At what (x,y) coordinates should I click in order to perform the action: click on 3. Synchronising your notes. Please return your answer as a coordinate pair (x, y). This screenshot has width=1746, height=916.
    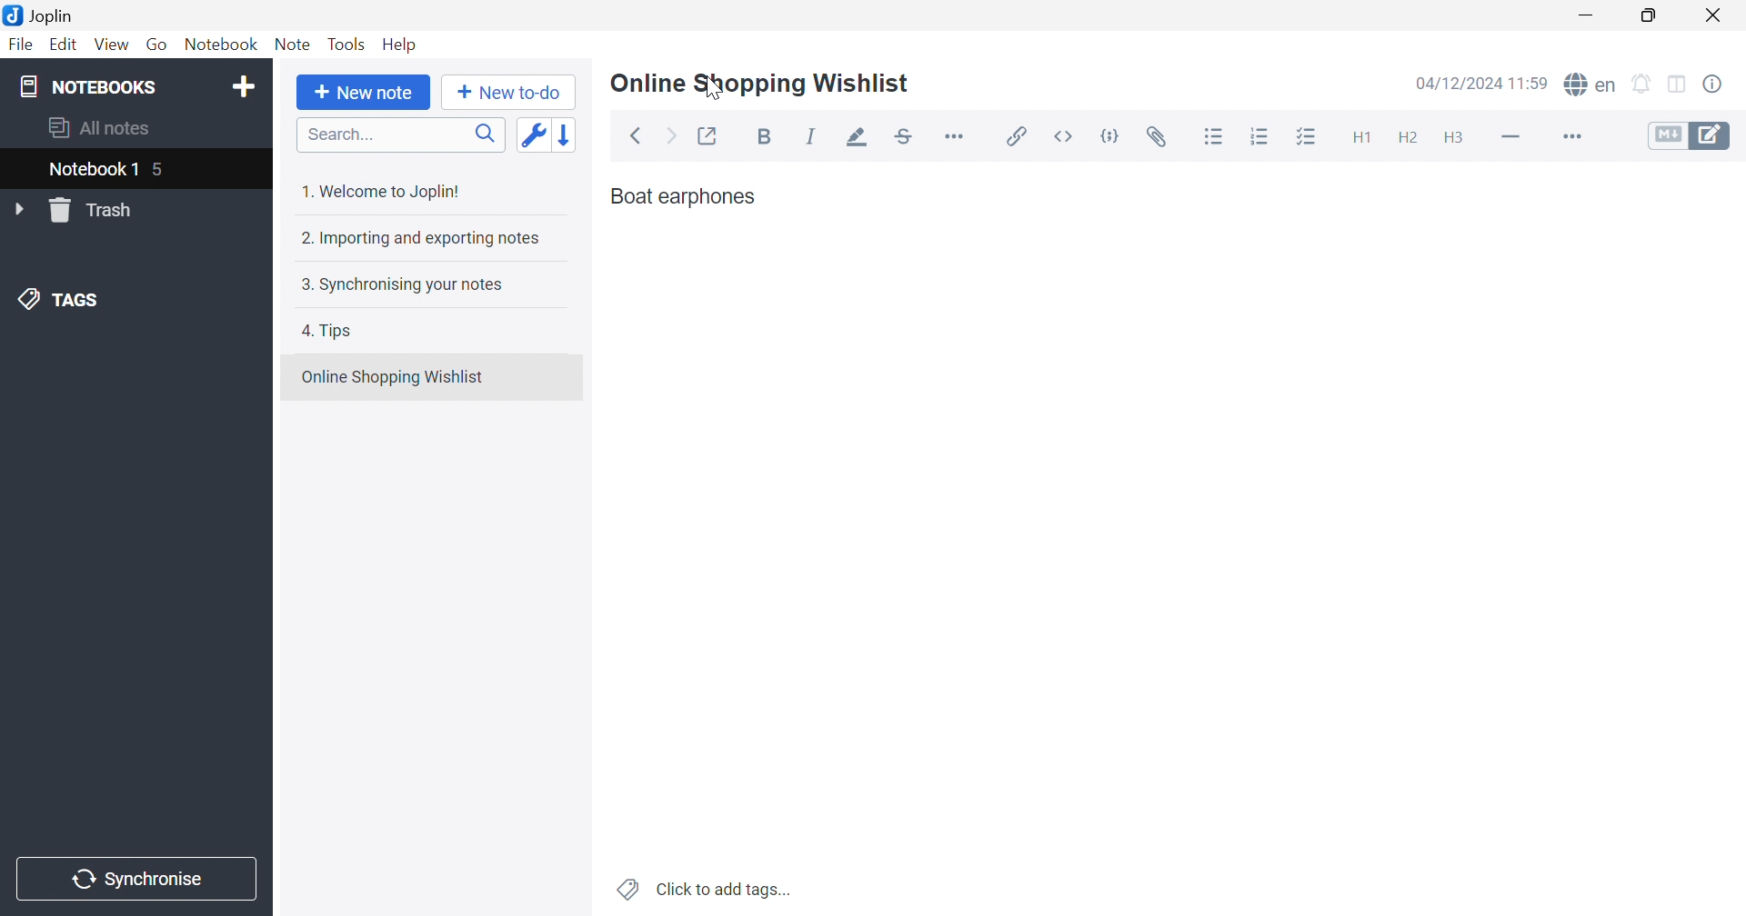
    Looking at the image, I should click on (401, 285).